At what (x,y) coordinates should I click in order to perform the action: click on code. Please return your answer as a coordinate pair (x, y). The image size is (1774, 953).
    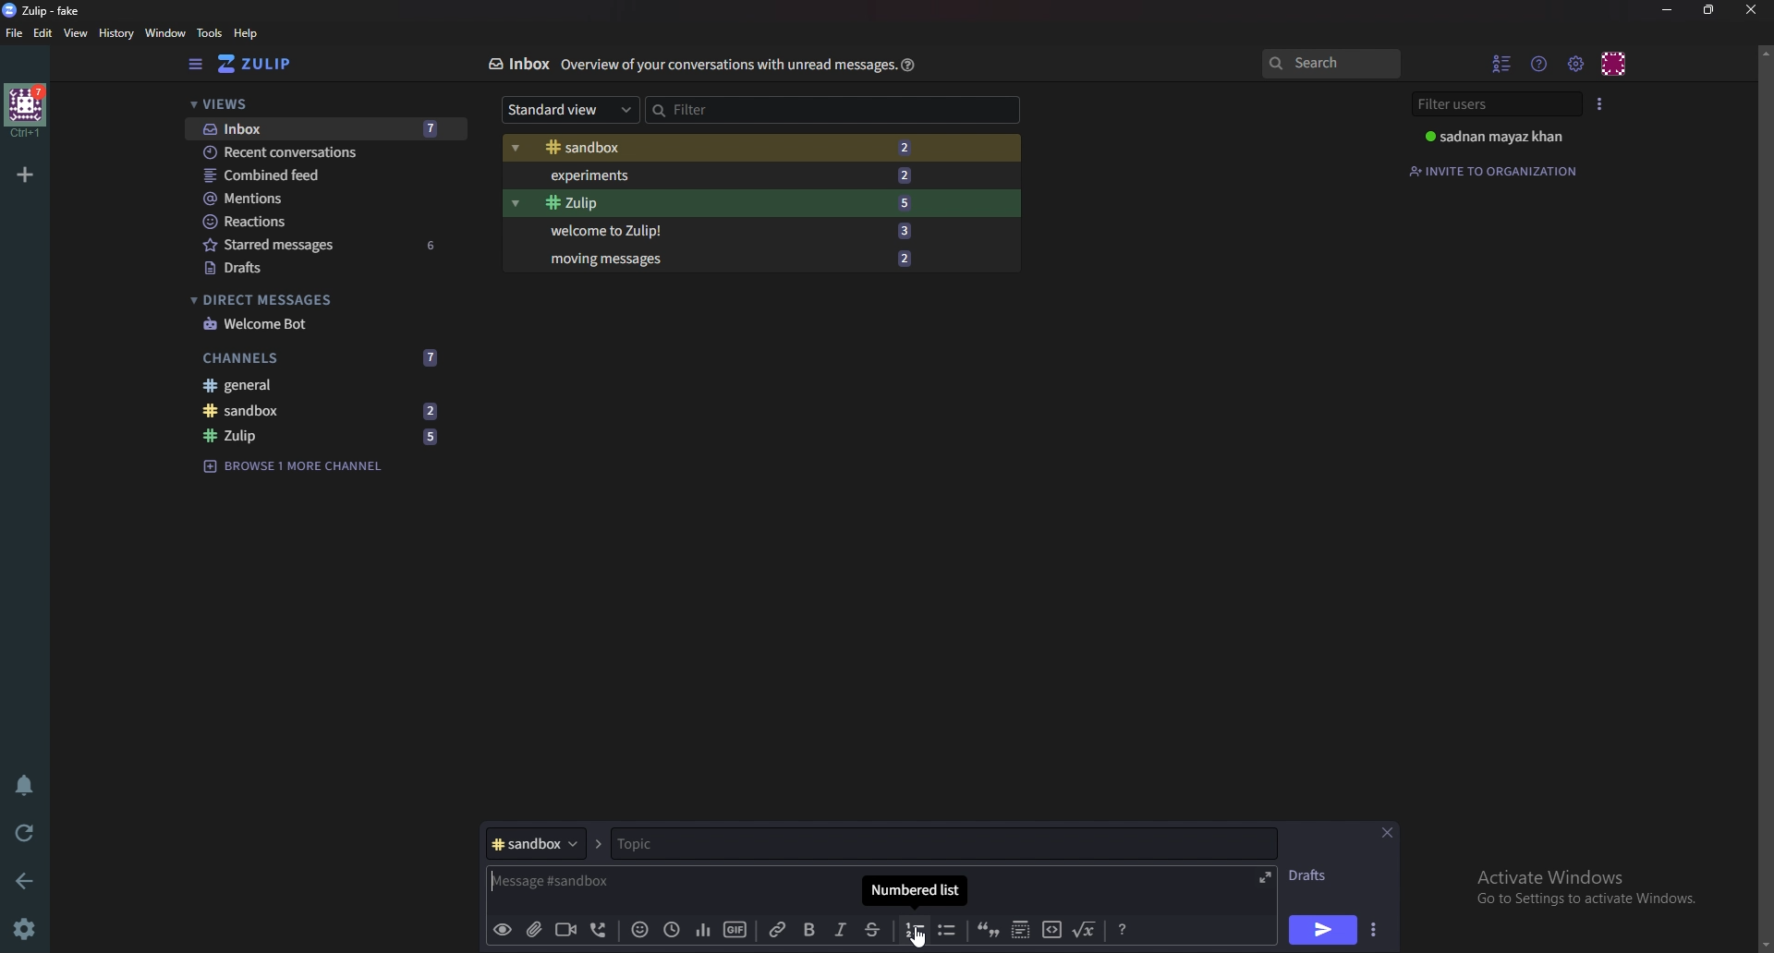
    Looking at the image, I should click on (1051, 932).